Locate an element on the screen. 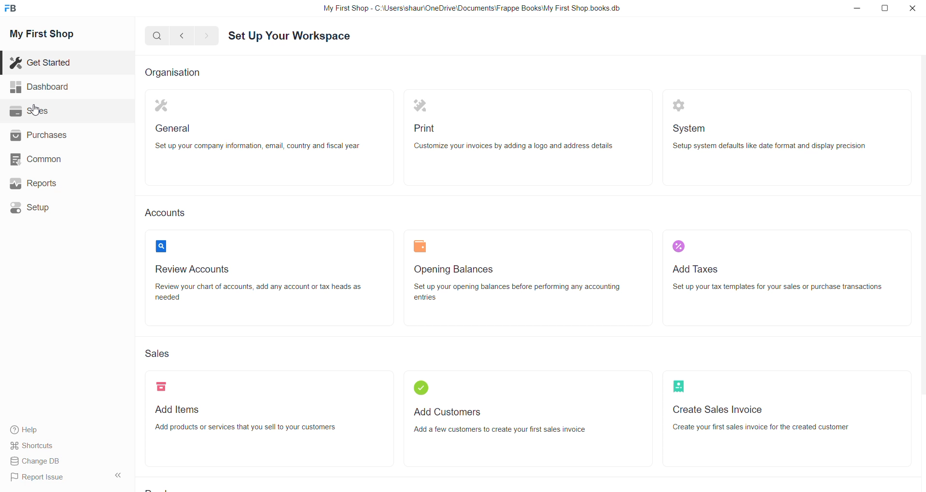 The height and width of the screenshot is (492, 926). Print  is located at coordinates (526, 138).